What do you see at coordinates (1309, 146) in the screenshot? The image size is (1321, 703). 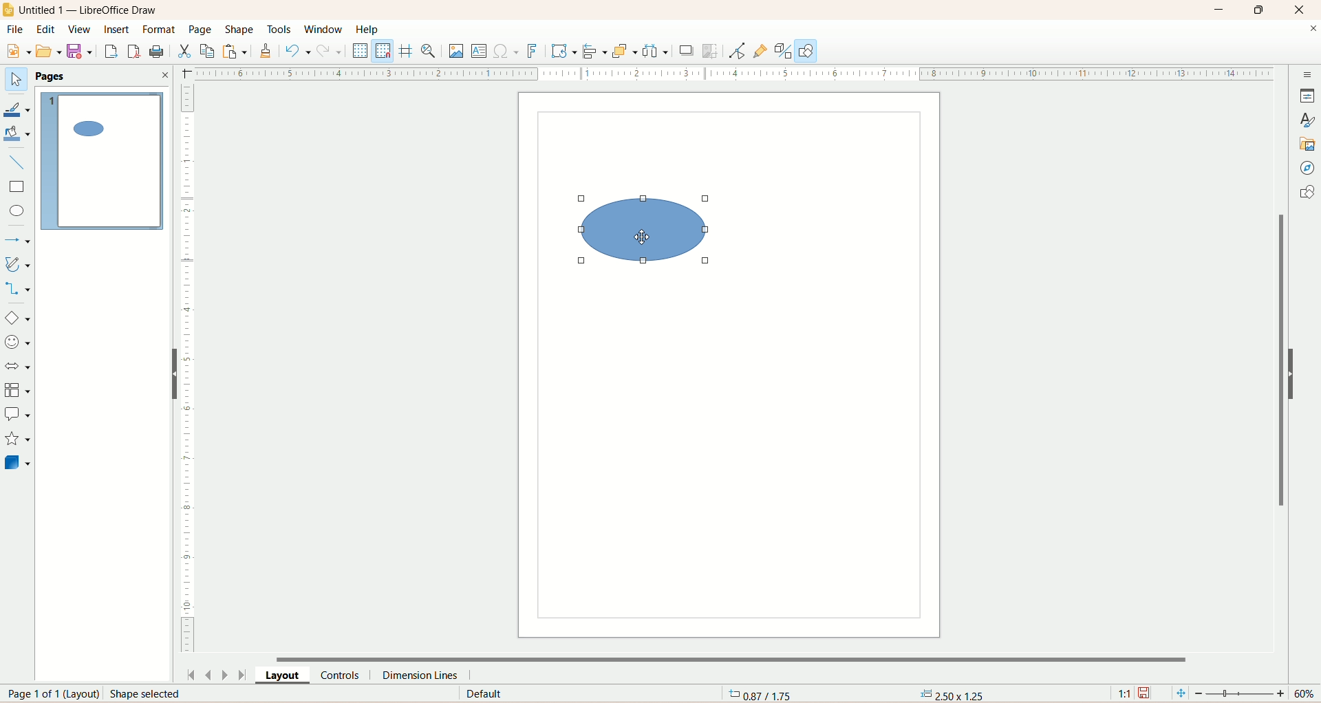 I see `gallery` at bounding box center [1309, 146].